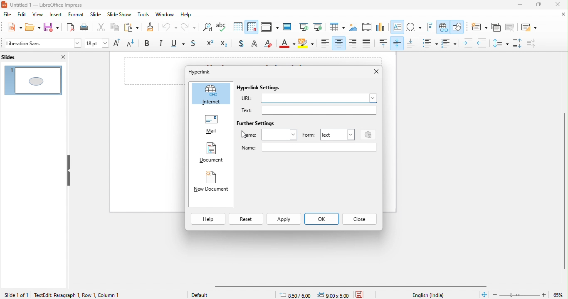 This screenshot has height=299, width=568. I want to click on close, so click(62, 57).